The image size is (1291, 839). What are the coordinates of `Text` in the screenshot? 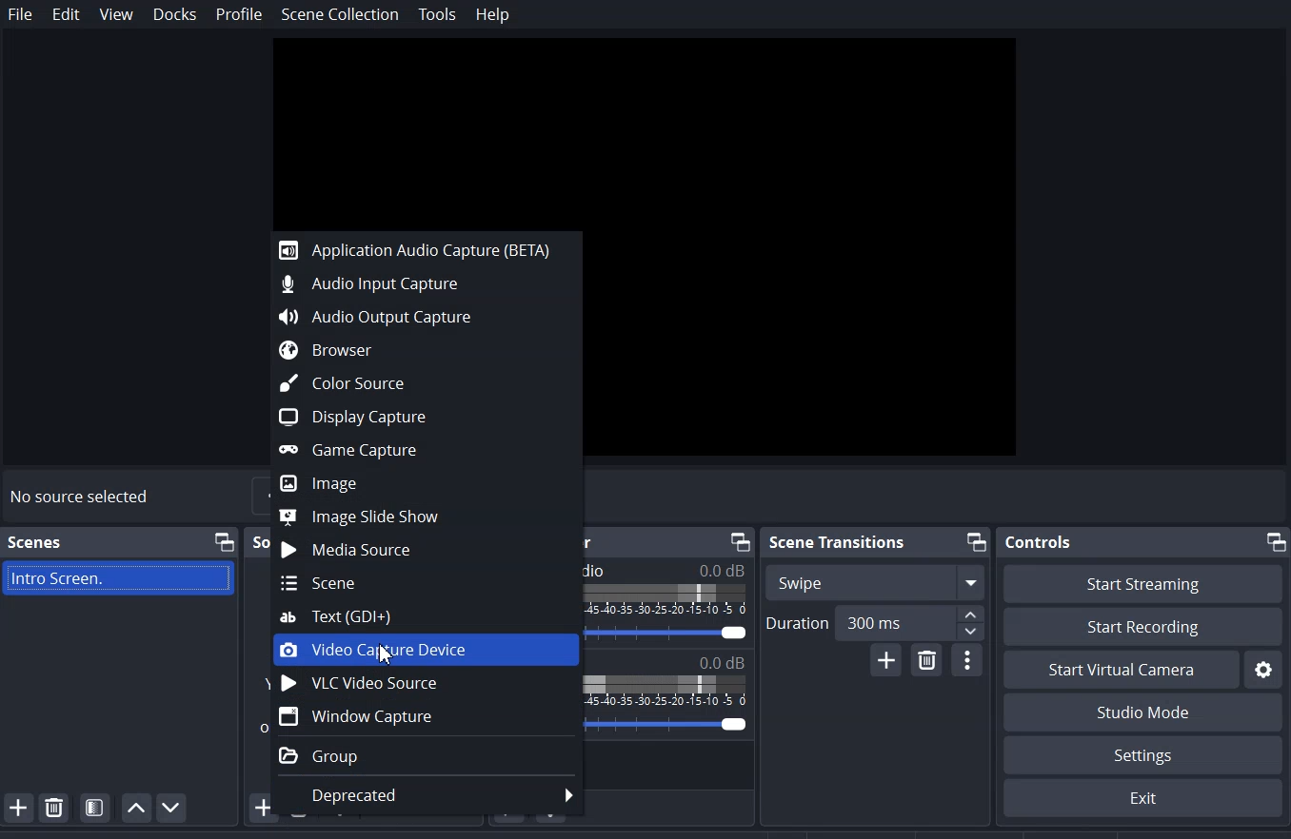 It's located at (665, 634).